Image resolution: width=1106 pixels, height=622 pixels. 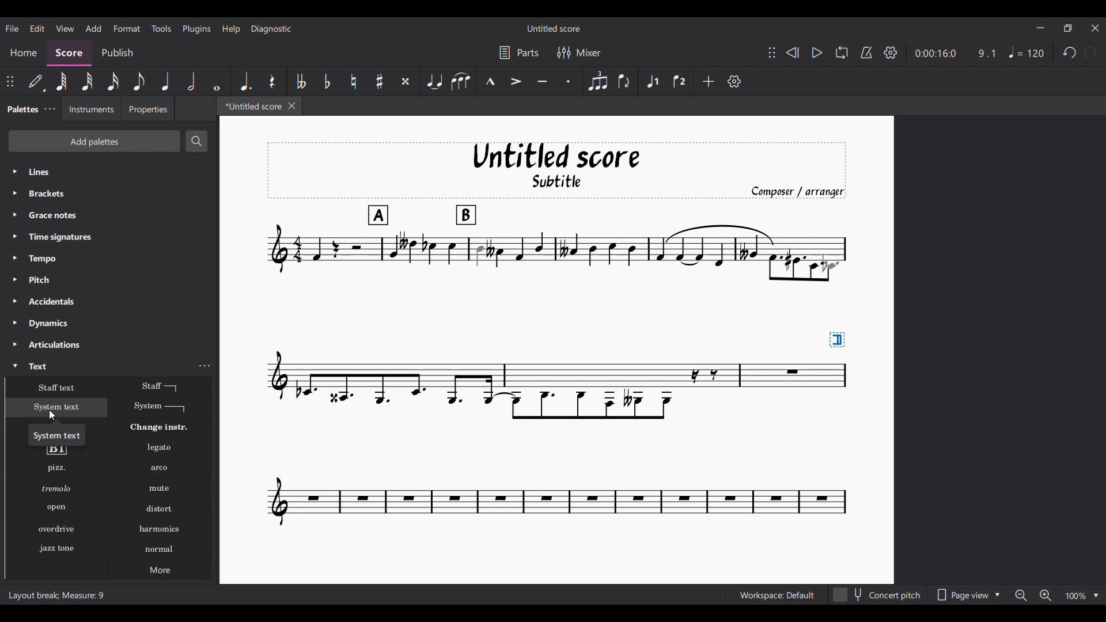 What do you see at coordinates (434, 81) in the screenshot?
I see `Tie` at bounding box center [434, 81].